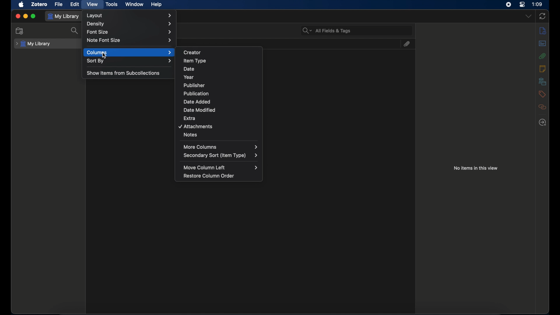 The width and height of the screenshot is (560, 315). Describe the element at coordinates (75, 31) in the screenshot. I see `search` at that location.